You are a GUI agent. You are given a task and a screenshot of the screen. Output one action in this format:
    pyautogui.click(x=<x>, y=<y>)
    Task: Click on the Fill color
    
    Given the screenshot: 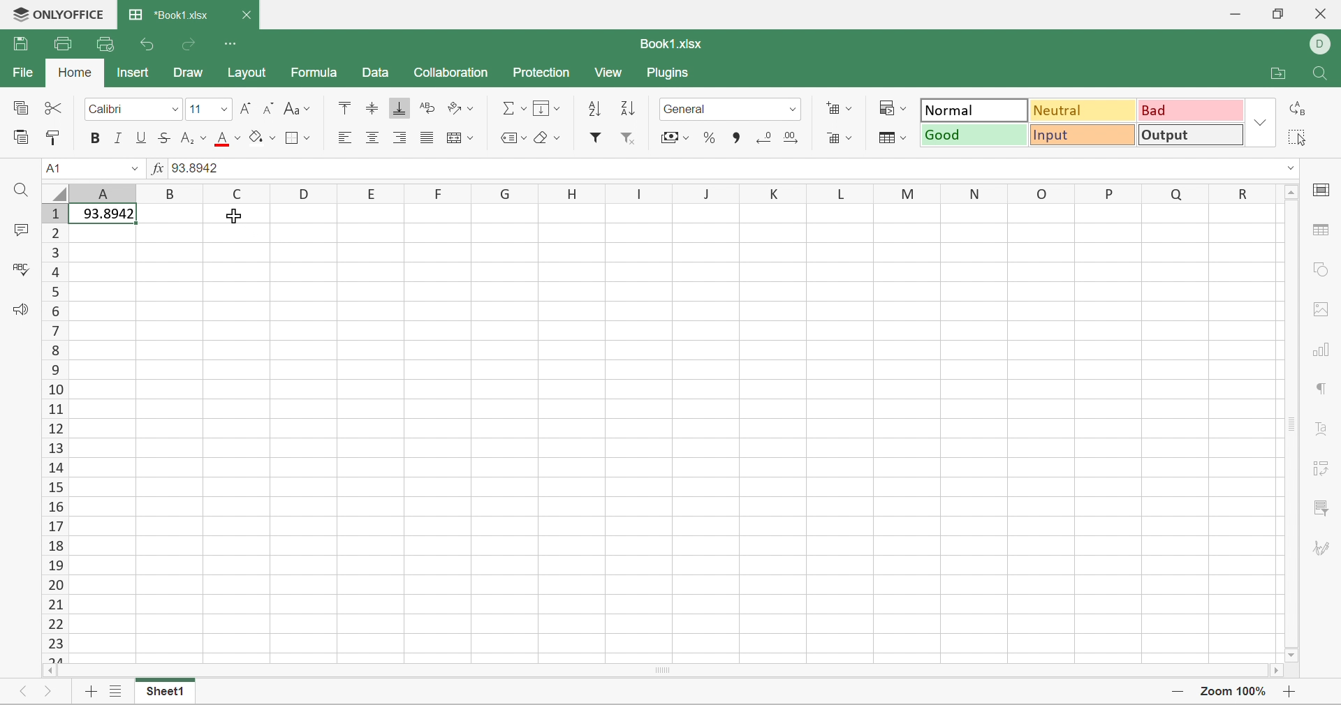 What is the action you would take?
    pyautogui.click(x=262, y=135)
    